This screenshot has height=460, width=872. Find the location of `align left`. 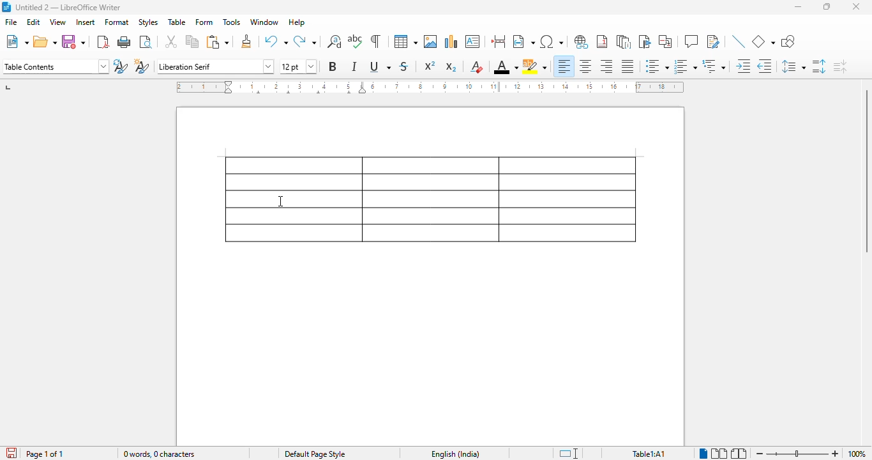

align left is located at coordinates (564, 65).